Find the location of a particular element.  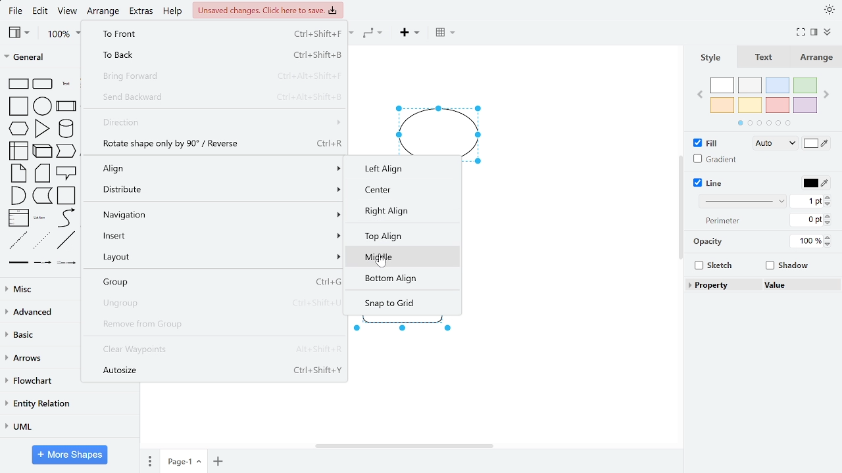

view is located at coordinates (20, 33).